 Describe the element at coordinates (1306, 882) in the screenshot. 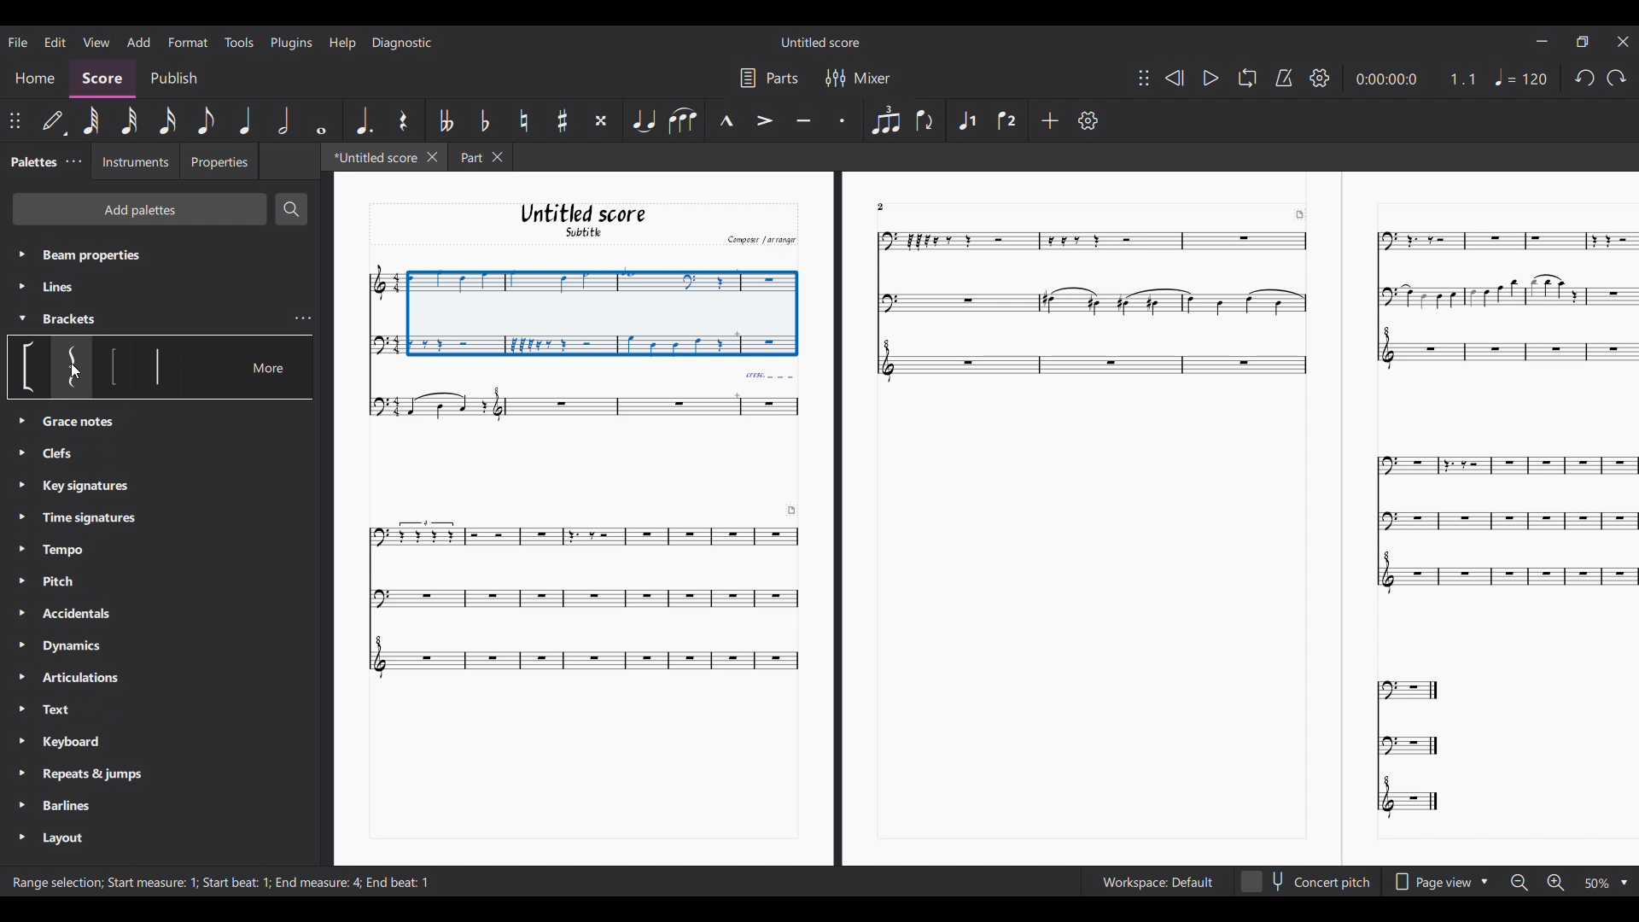

I see `Concert pitch toggle` at that location.